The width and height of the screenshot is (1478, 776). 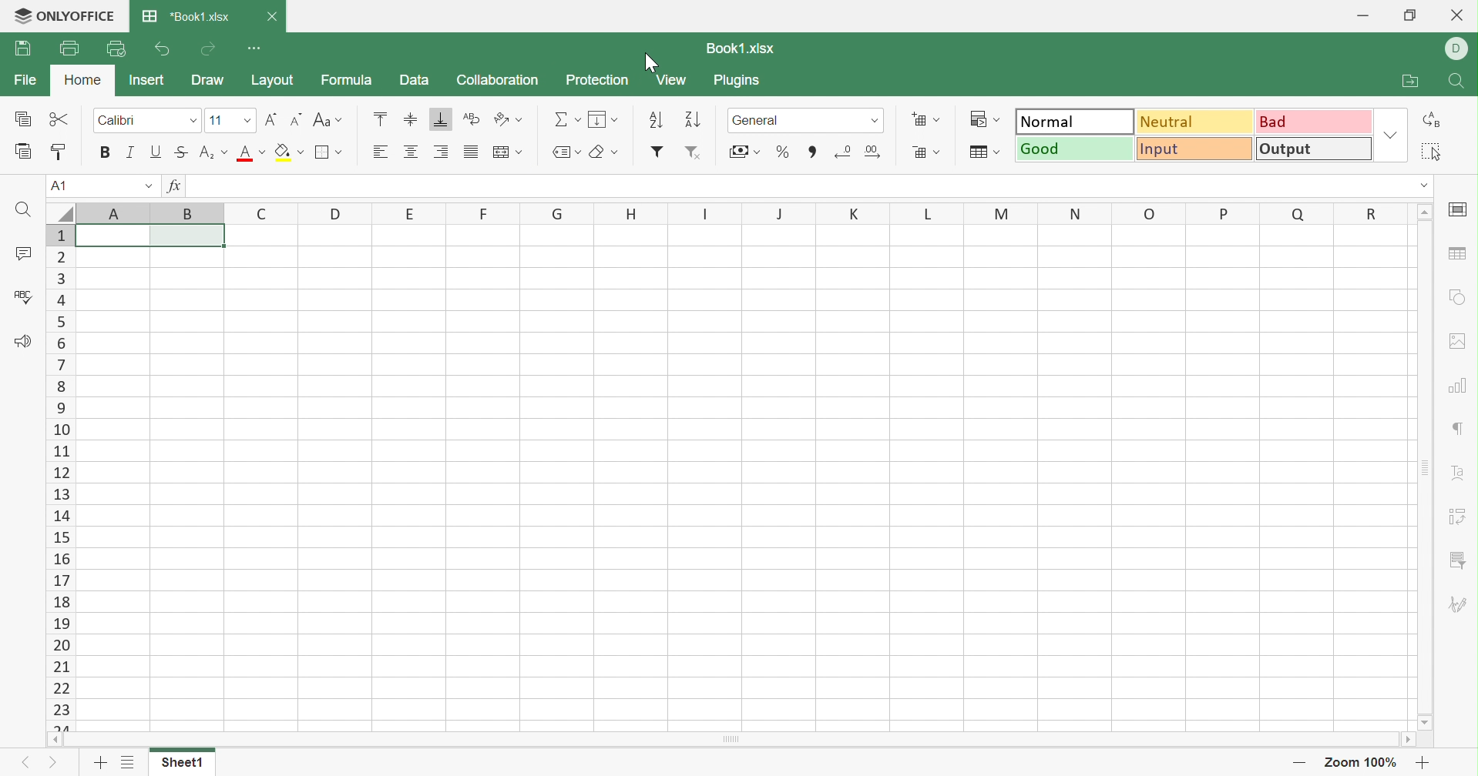 I want to click on Comments, so click(x=25, y=254).